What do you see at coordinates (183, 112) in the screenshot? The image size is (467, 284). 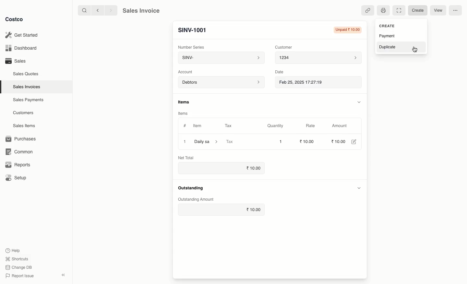 I see `Items` at bounding box center [183, 112].